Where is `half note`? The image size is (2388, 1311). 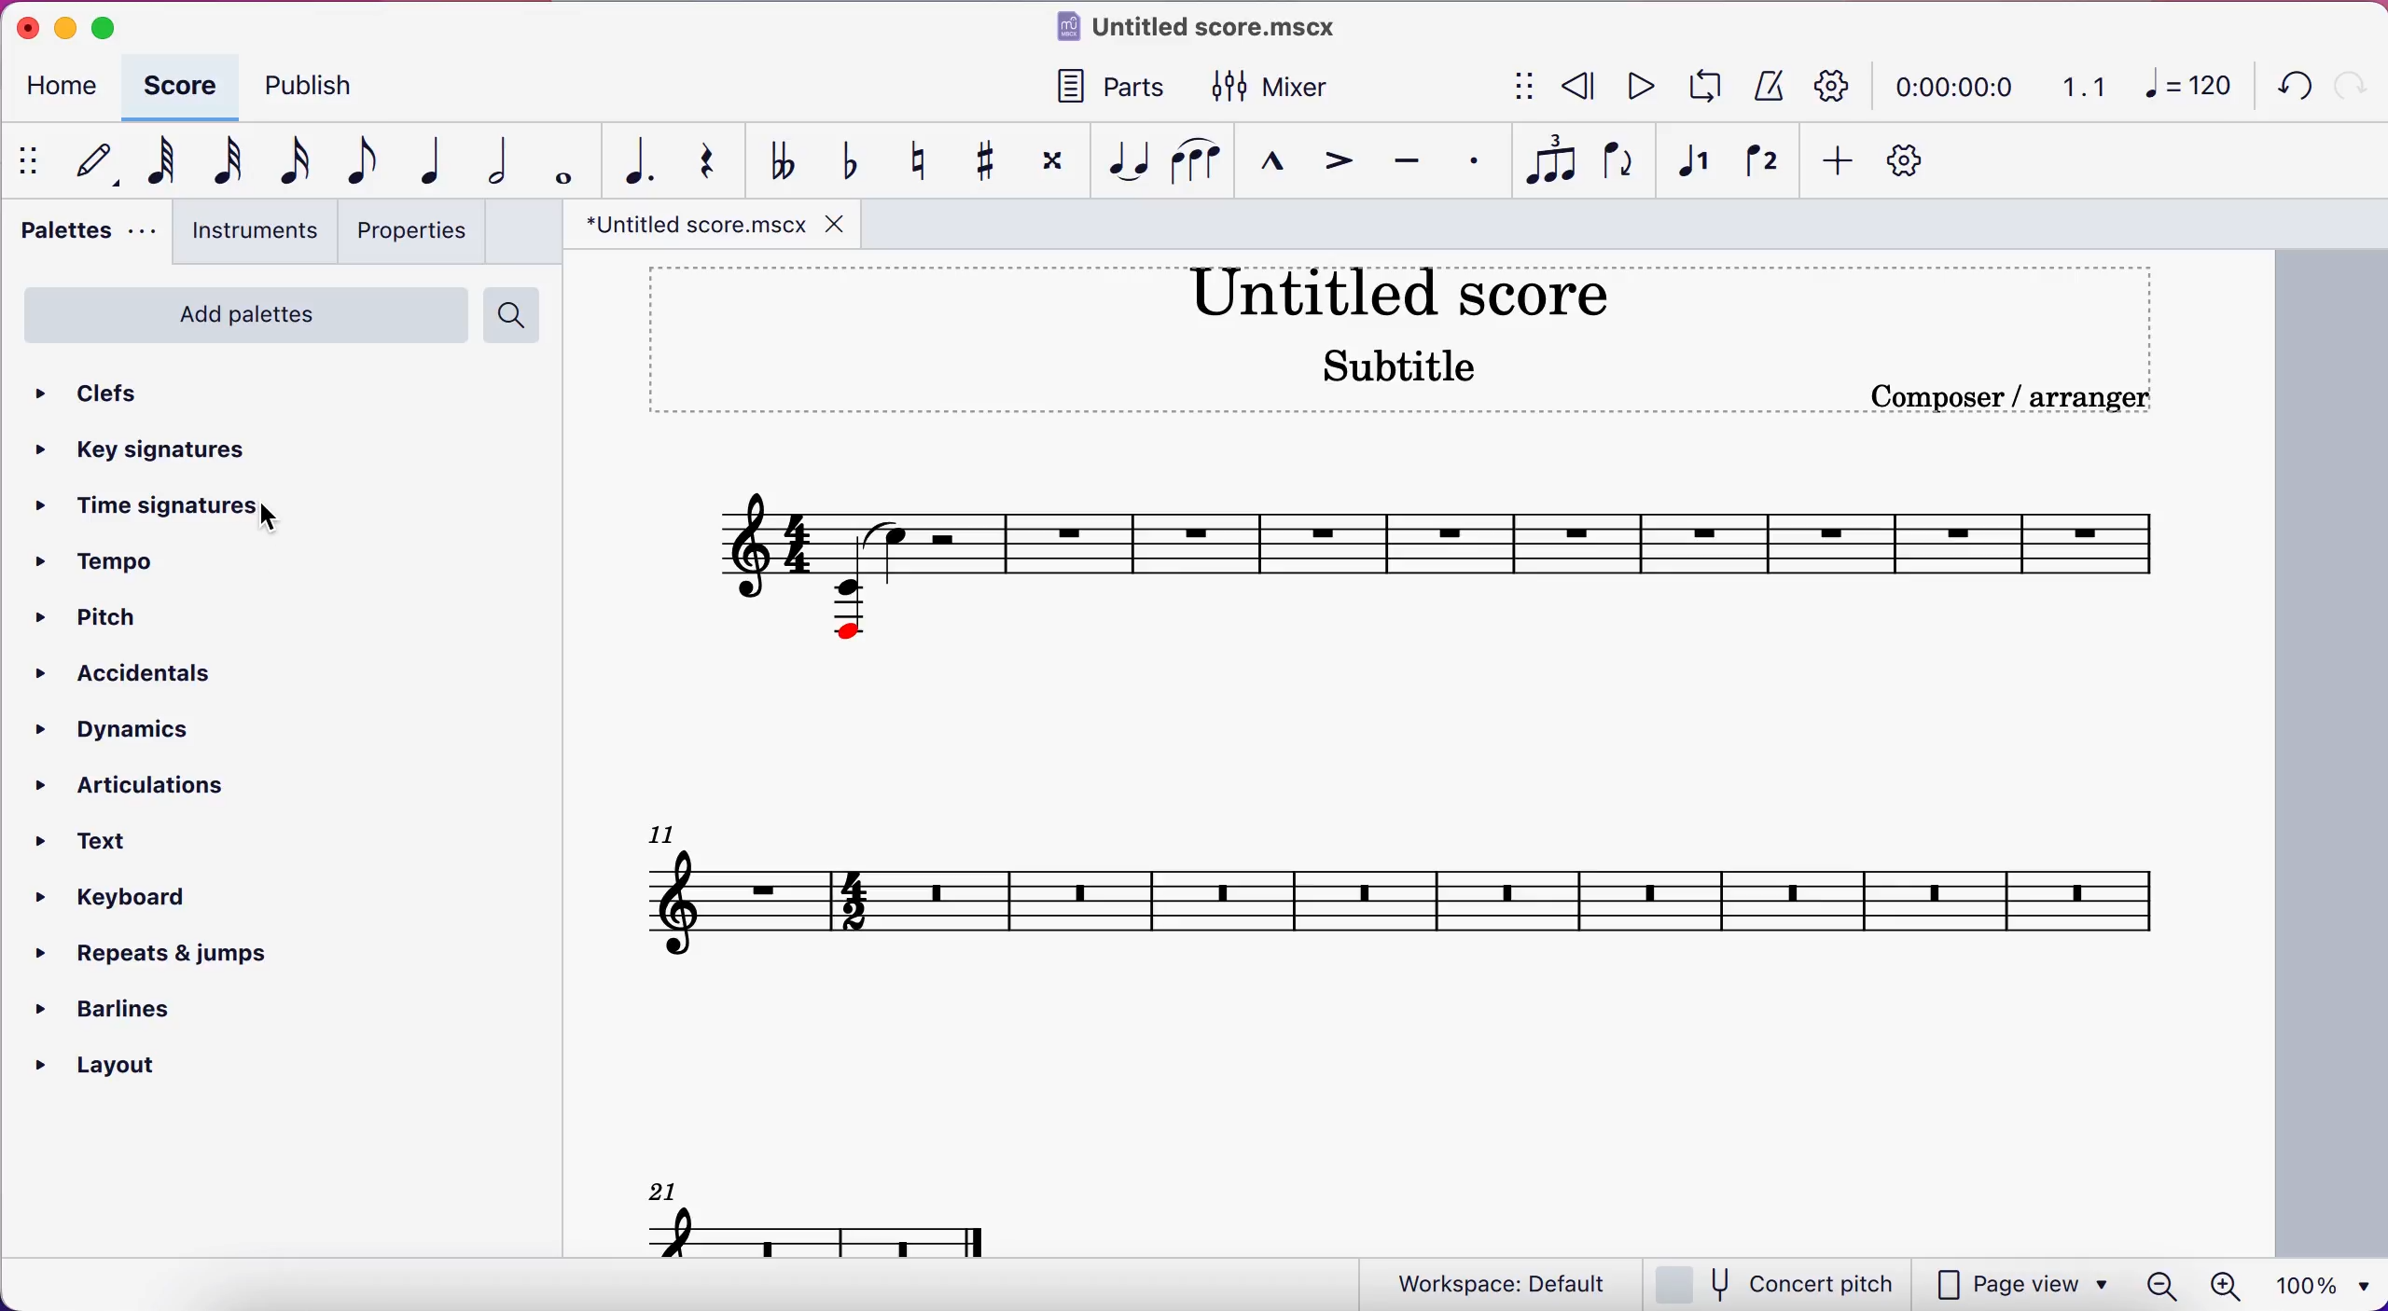 half note is located at coordinates (483, 160).